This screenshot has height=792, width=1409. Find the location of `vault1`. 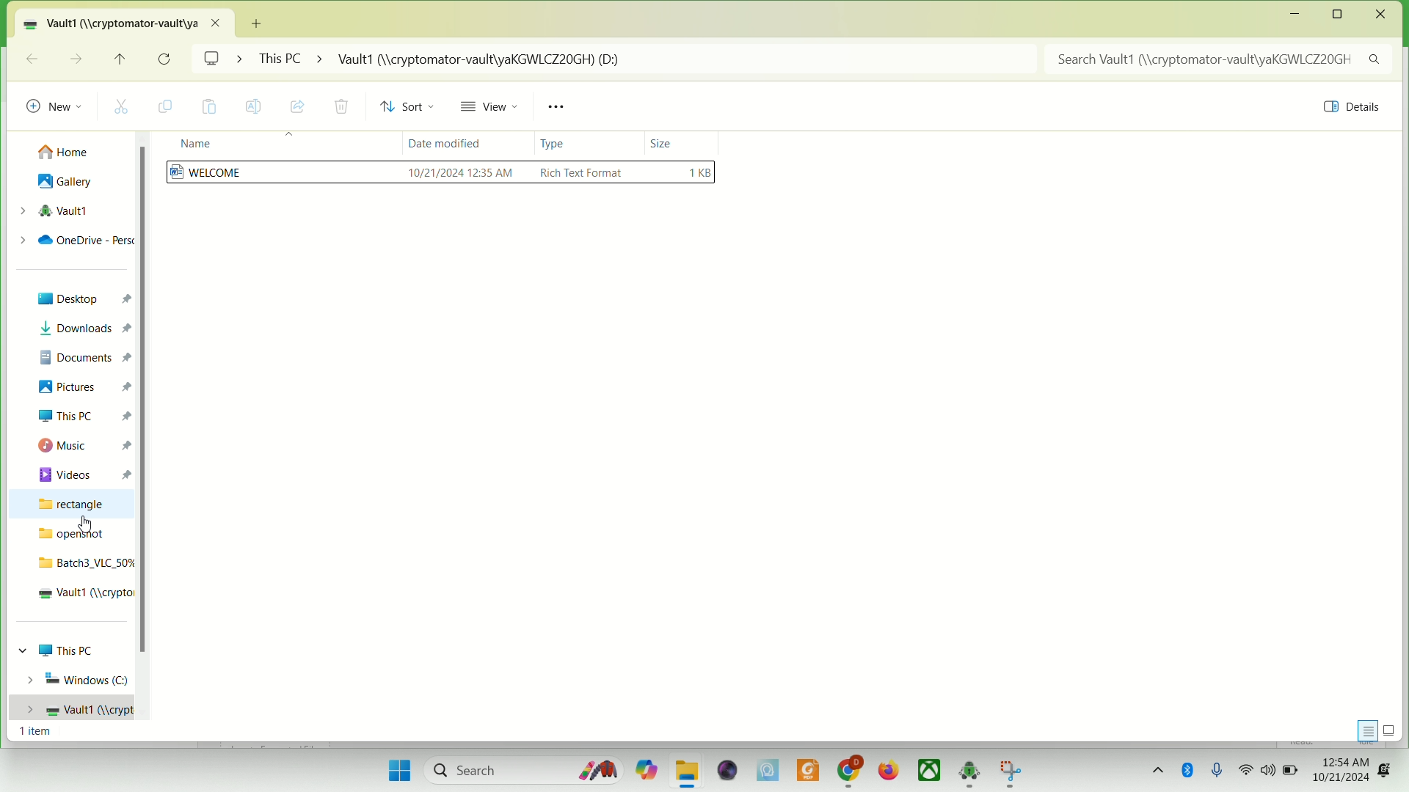

vault1 is located at coordinates (52, 210).